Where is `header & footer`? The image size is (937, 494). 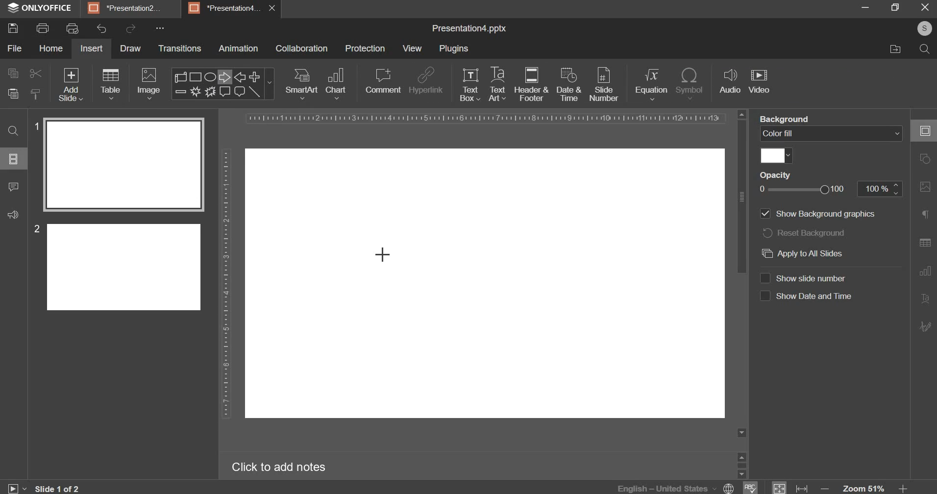
header & footer is located at coordinates (531, 85).